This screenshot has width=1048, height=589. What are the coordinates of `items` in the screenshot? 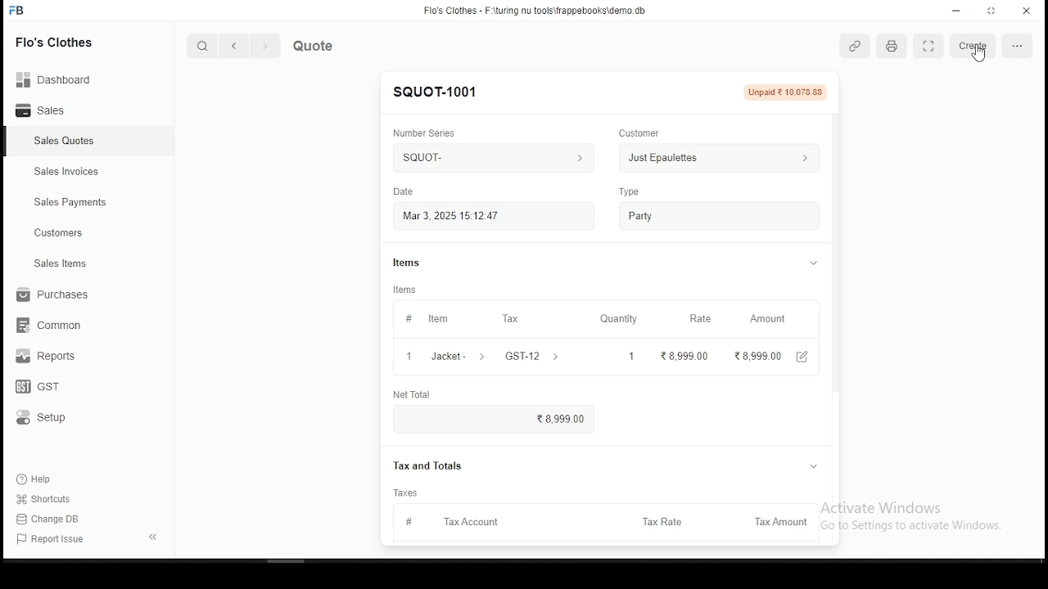 It's located at (418, 259).